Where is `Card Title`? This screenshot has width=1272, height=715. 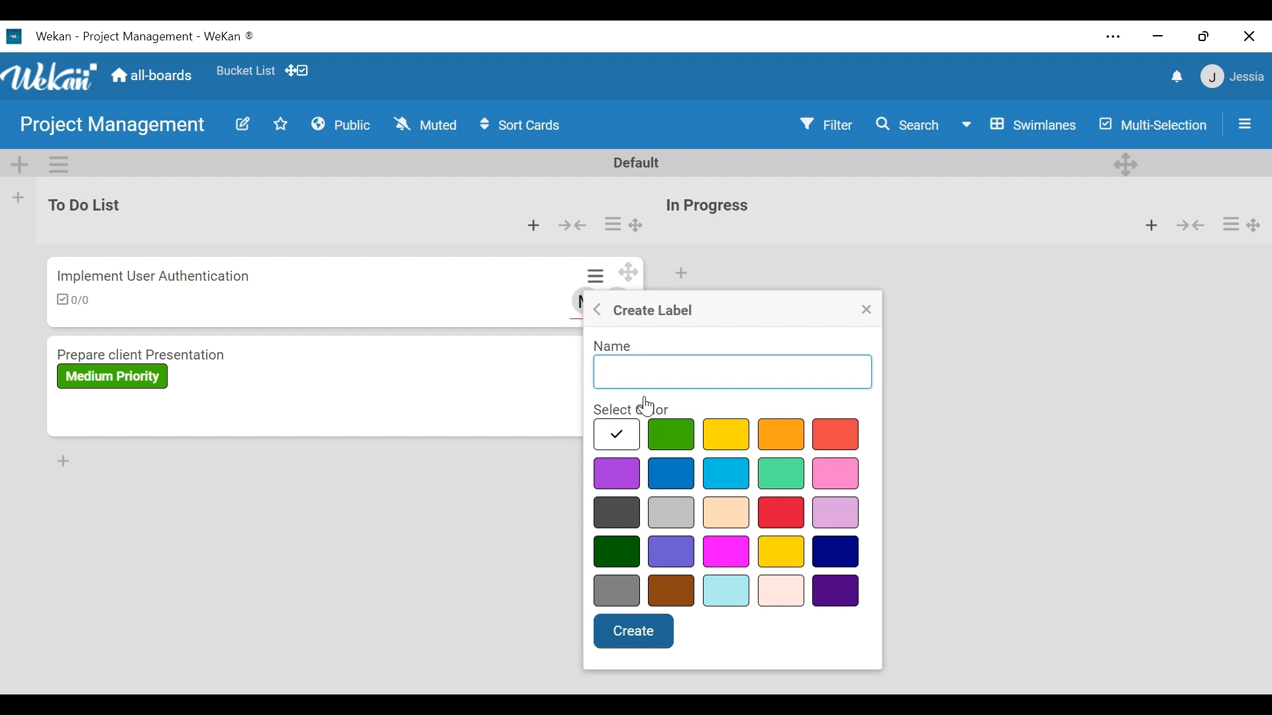 Card Title is located at coordinates (154, 275).